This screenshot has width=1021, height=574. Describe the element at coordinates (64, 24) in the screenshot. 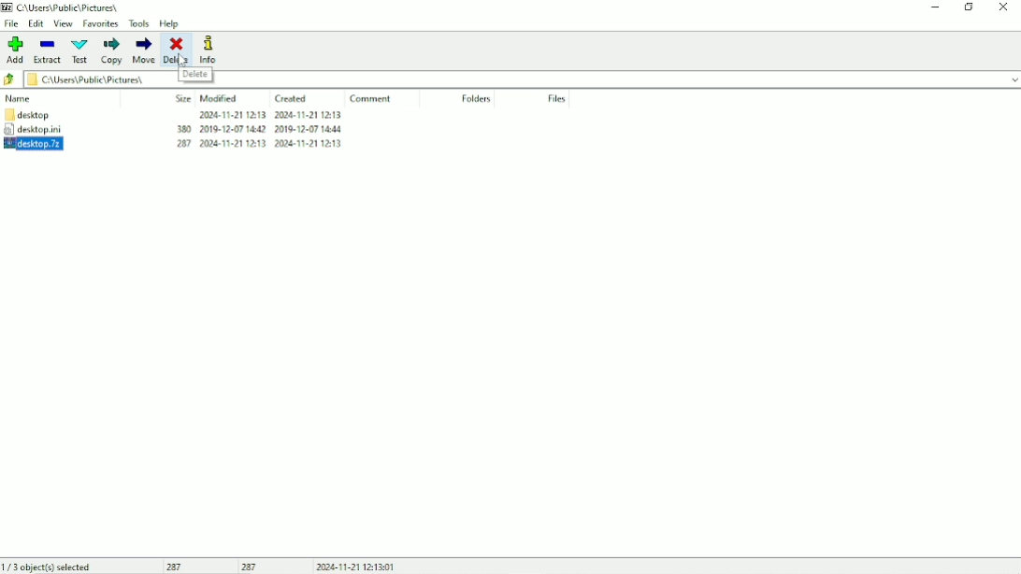

I see `View` at that location.